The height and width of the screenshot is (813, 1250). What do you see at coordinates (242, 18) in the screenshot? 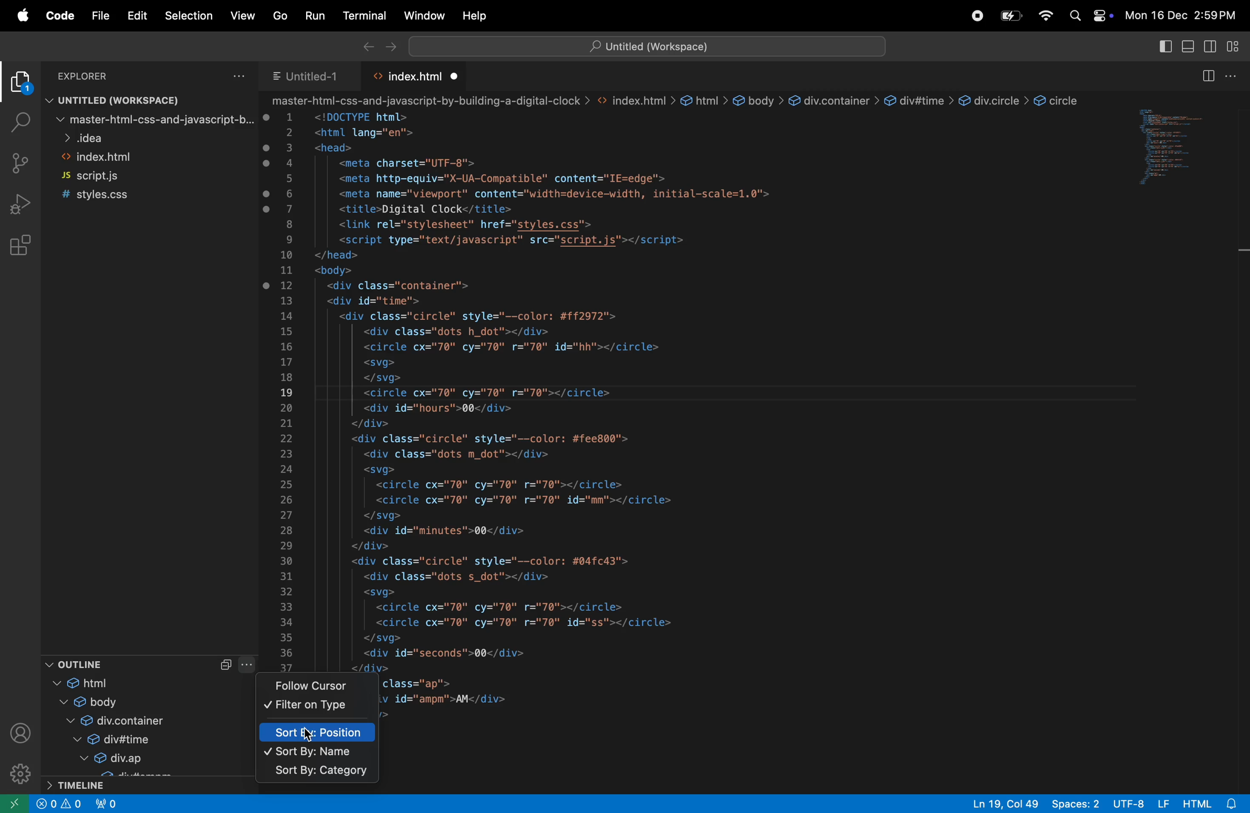
I see `View` at bounding box center [242, 18].